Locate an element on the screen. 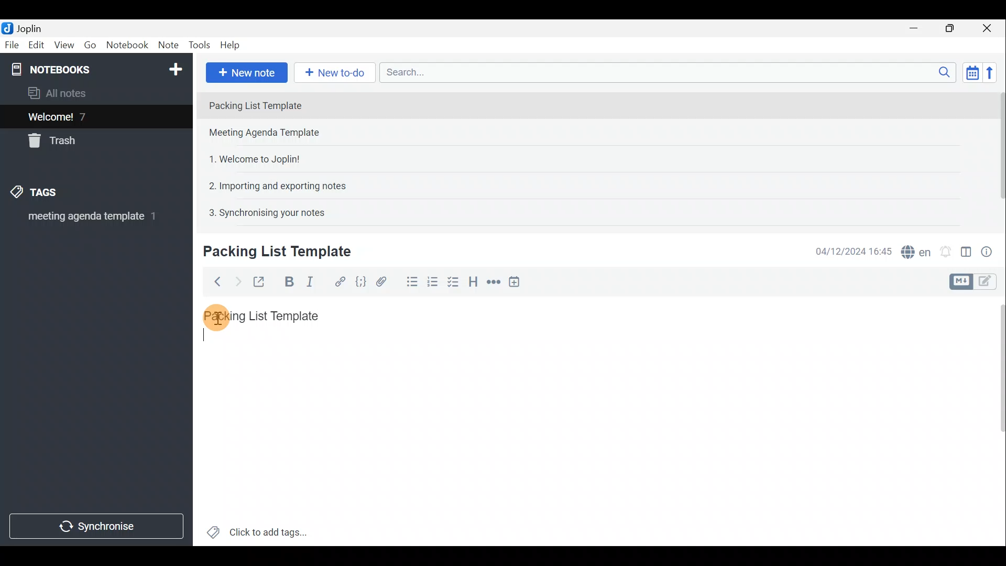 This screenshot has height=566, width=1006. File is located at coordinates (10, 44).